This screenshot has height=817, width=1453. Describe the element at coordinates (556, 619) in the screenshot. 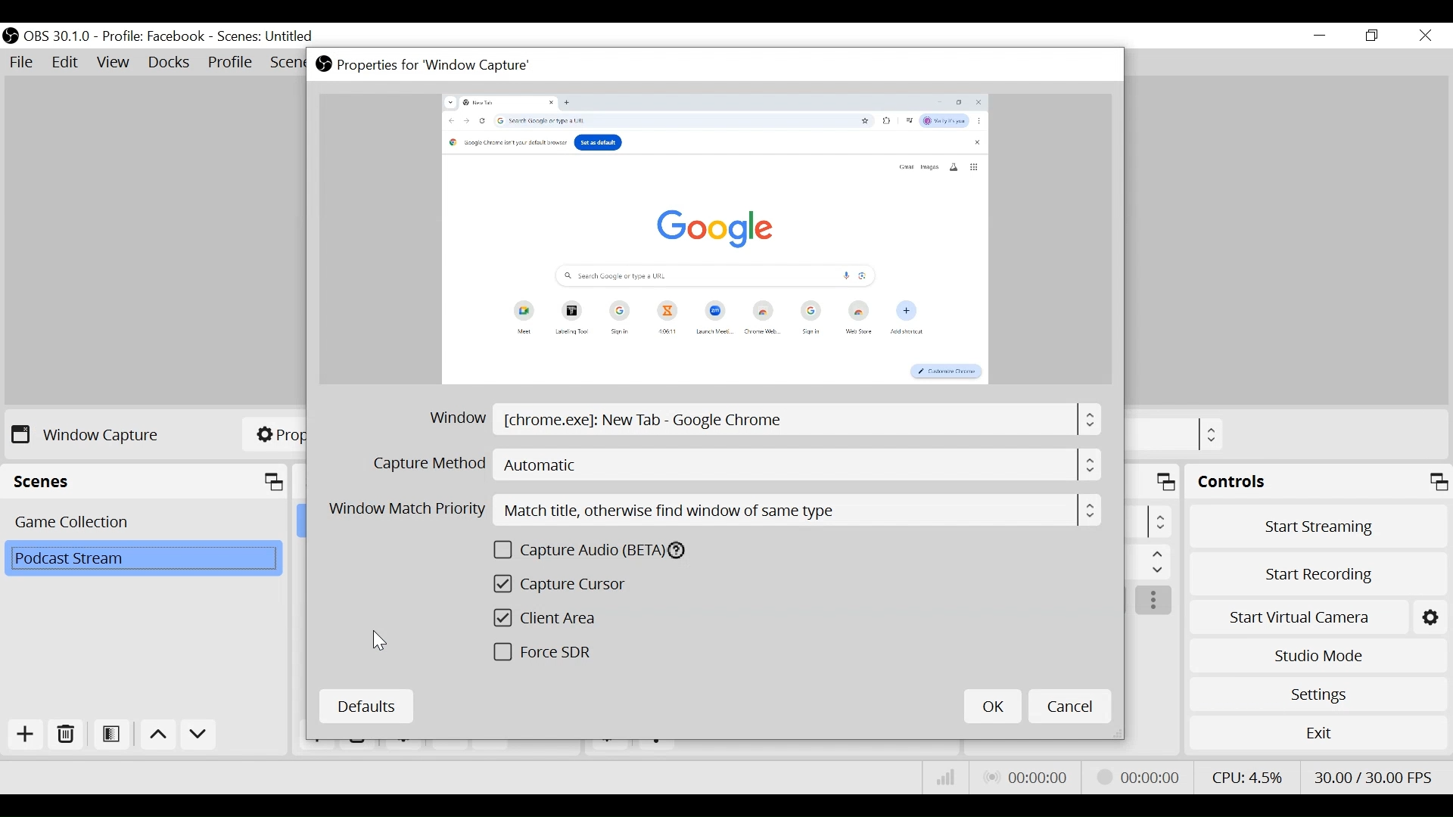

I see `(un)check Area` at that location.